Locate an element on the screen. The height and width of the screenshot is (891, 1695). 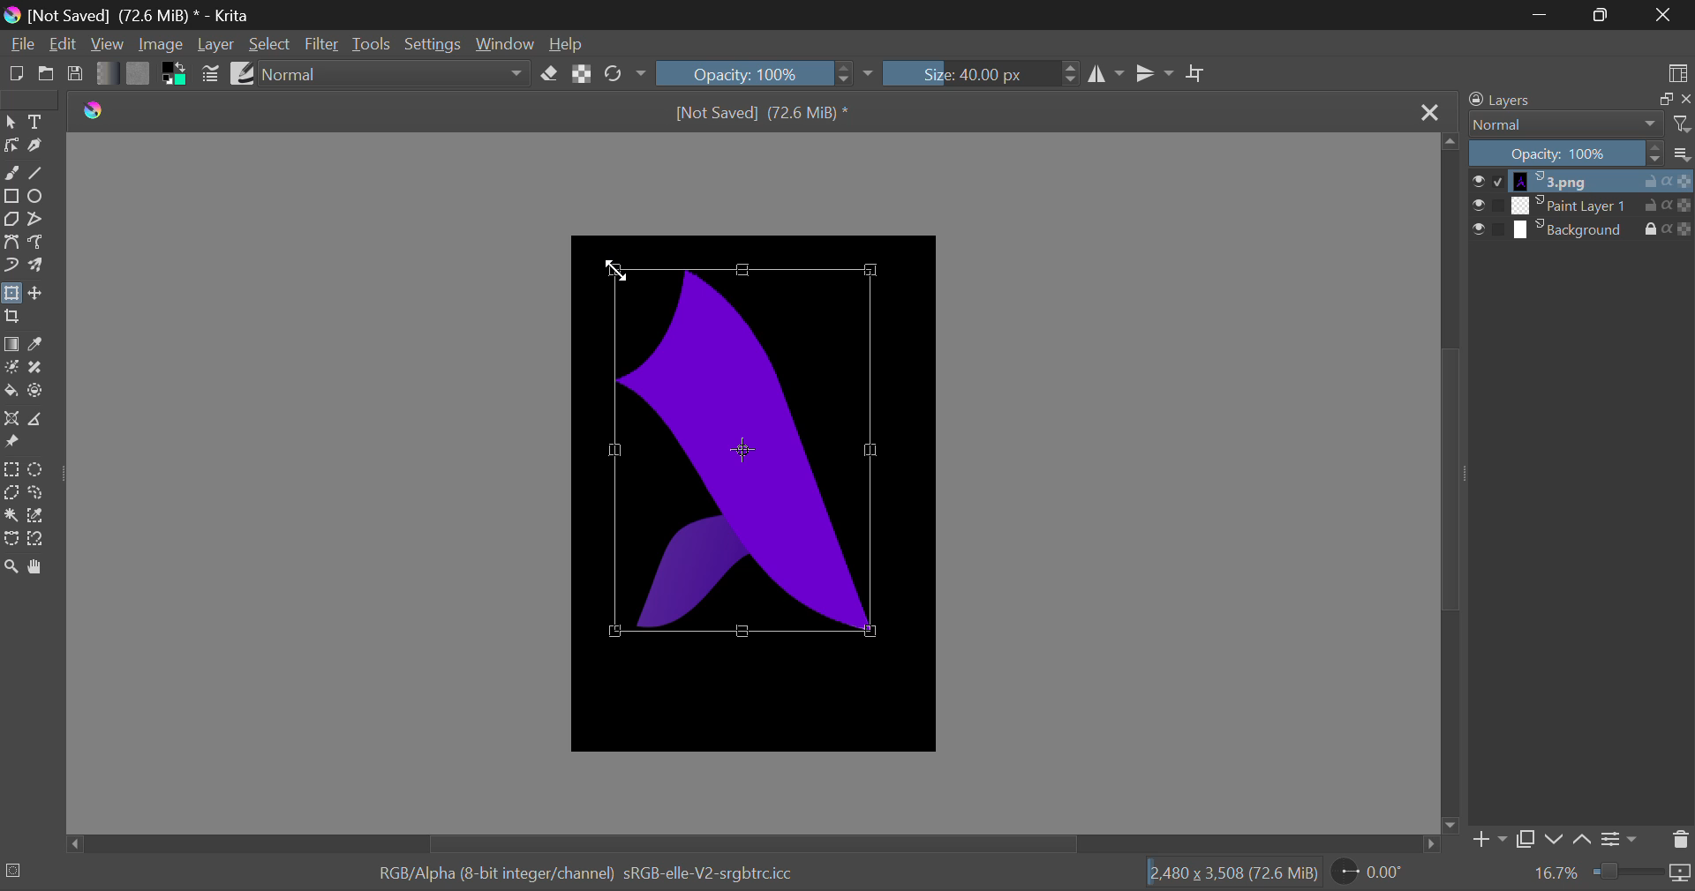
Eyedropper is located at coordinates (41, 346).